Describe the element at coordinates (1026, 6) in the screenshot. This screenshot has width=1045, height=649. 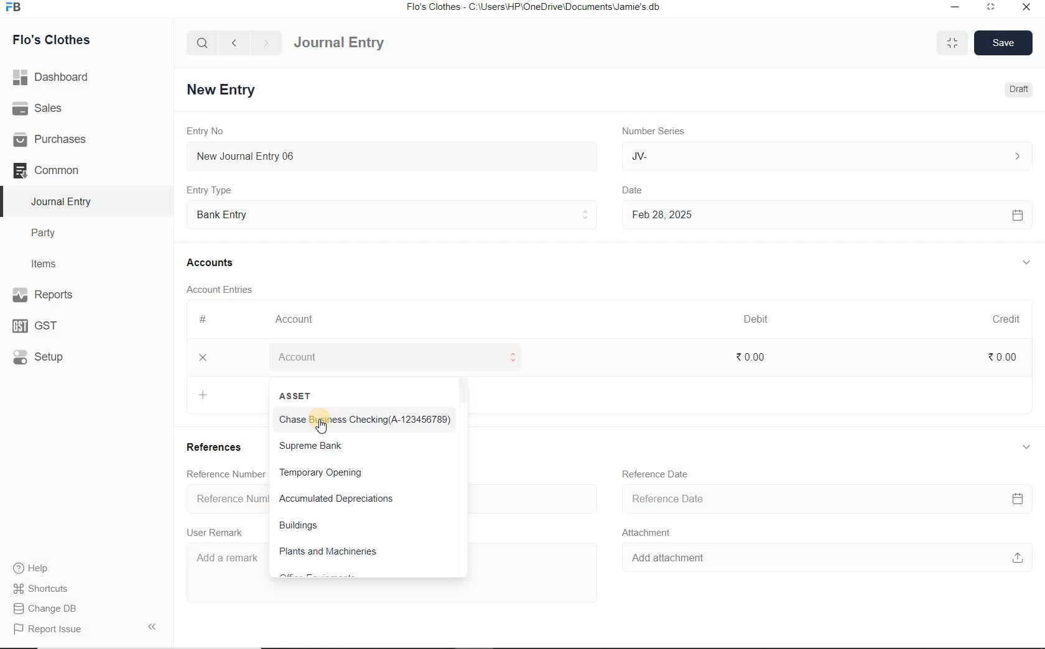
I see `close` at that location.